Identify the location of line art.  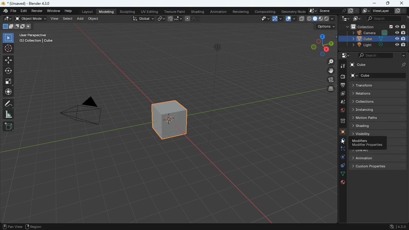
(375, 151).